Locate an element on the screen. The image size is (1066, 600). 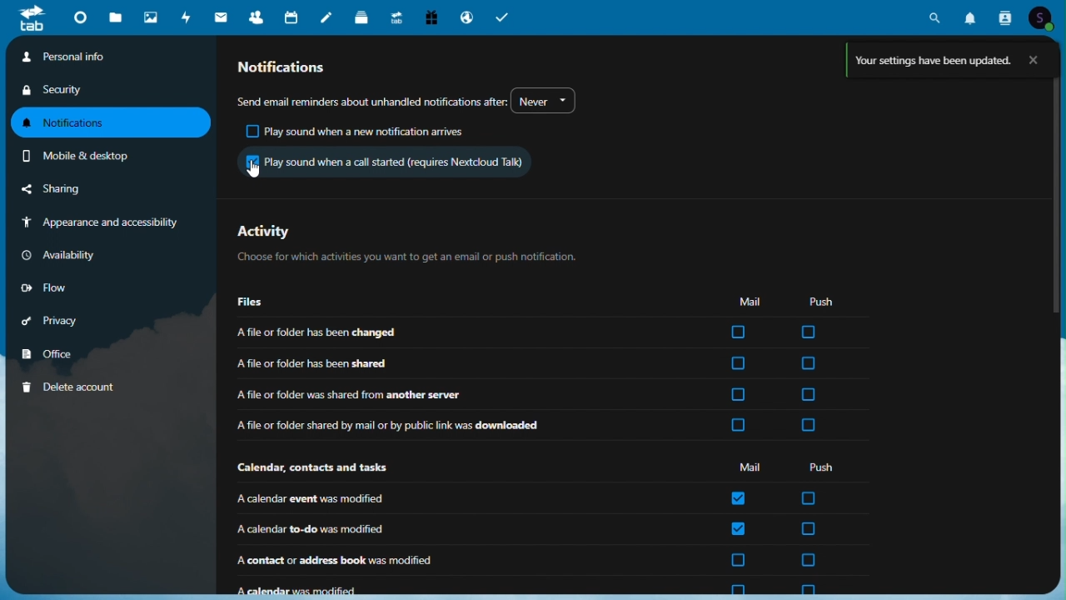
check box is located at coordinates (806, 425).